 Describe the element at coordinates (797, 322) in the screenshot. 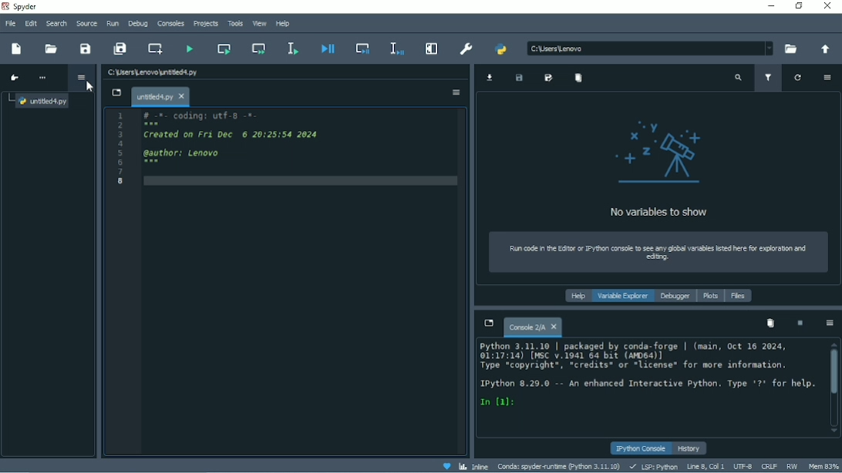

I see `Interrupt kernel` at that location.